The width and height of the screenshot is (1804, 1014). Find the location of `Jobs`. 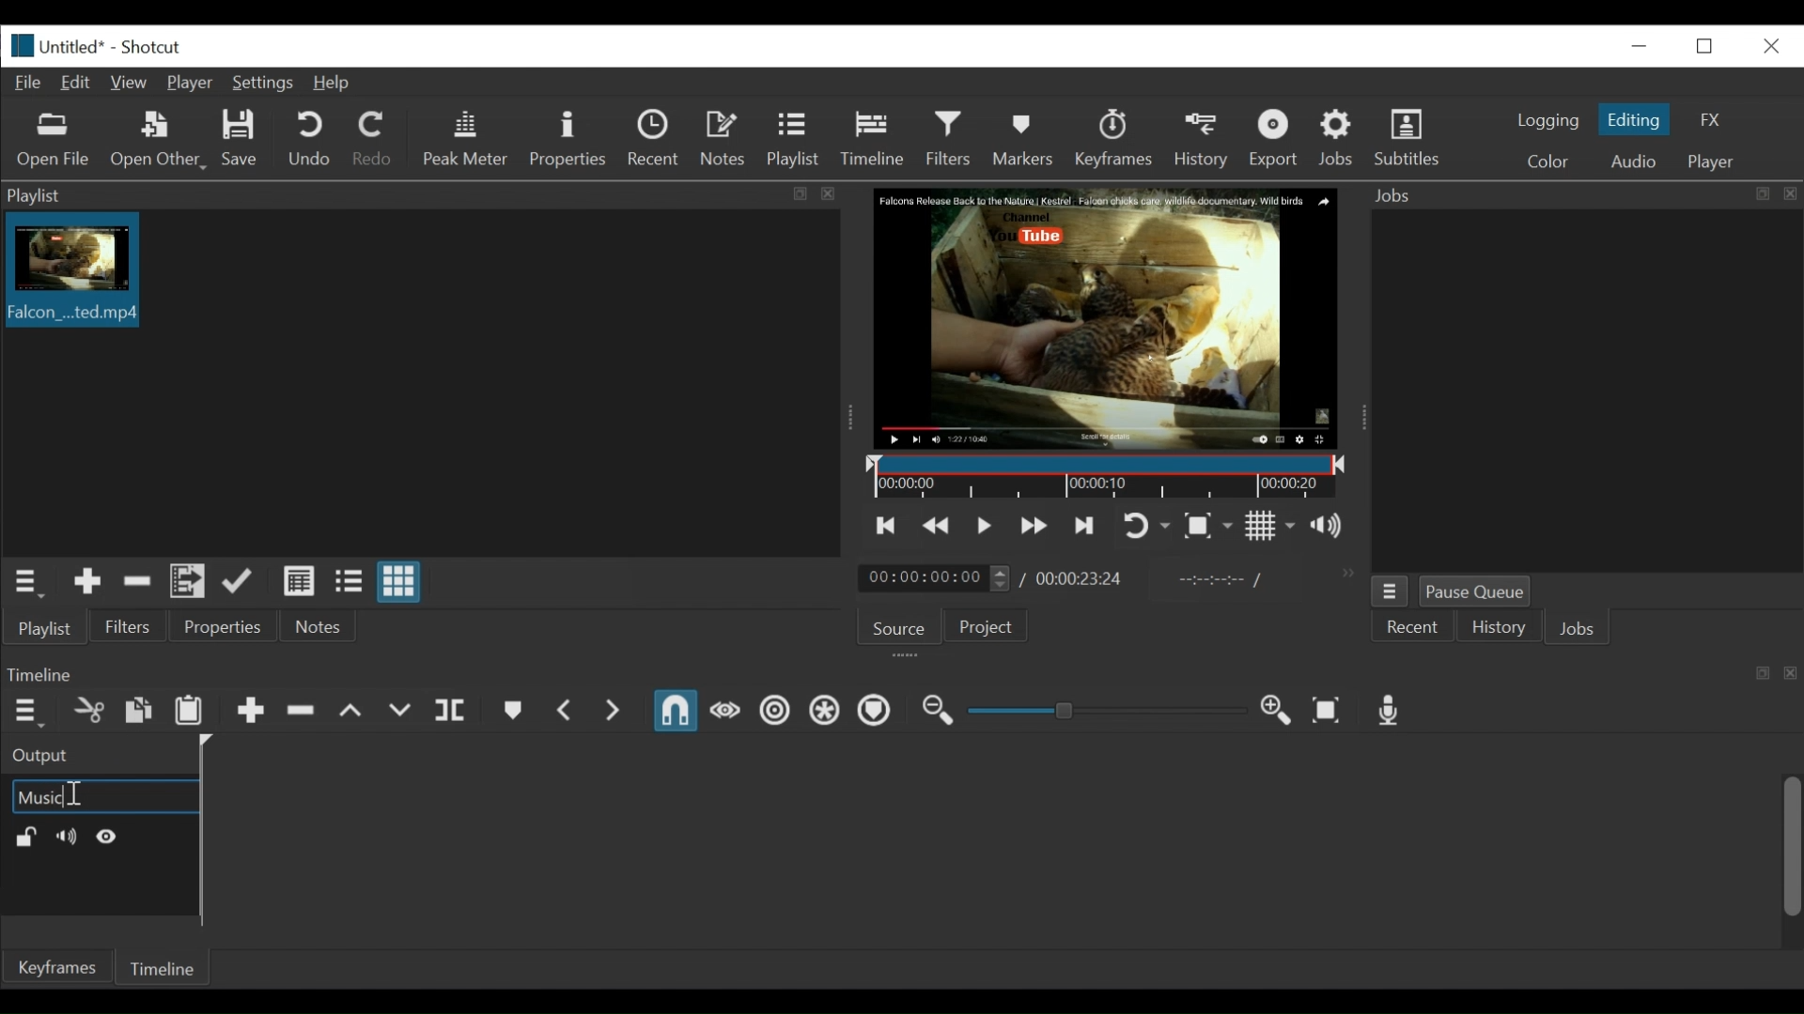

Jobs is located at coordinates (1337, 137).